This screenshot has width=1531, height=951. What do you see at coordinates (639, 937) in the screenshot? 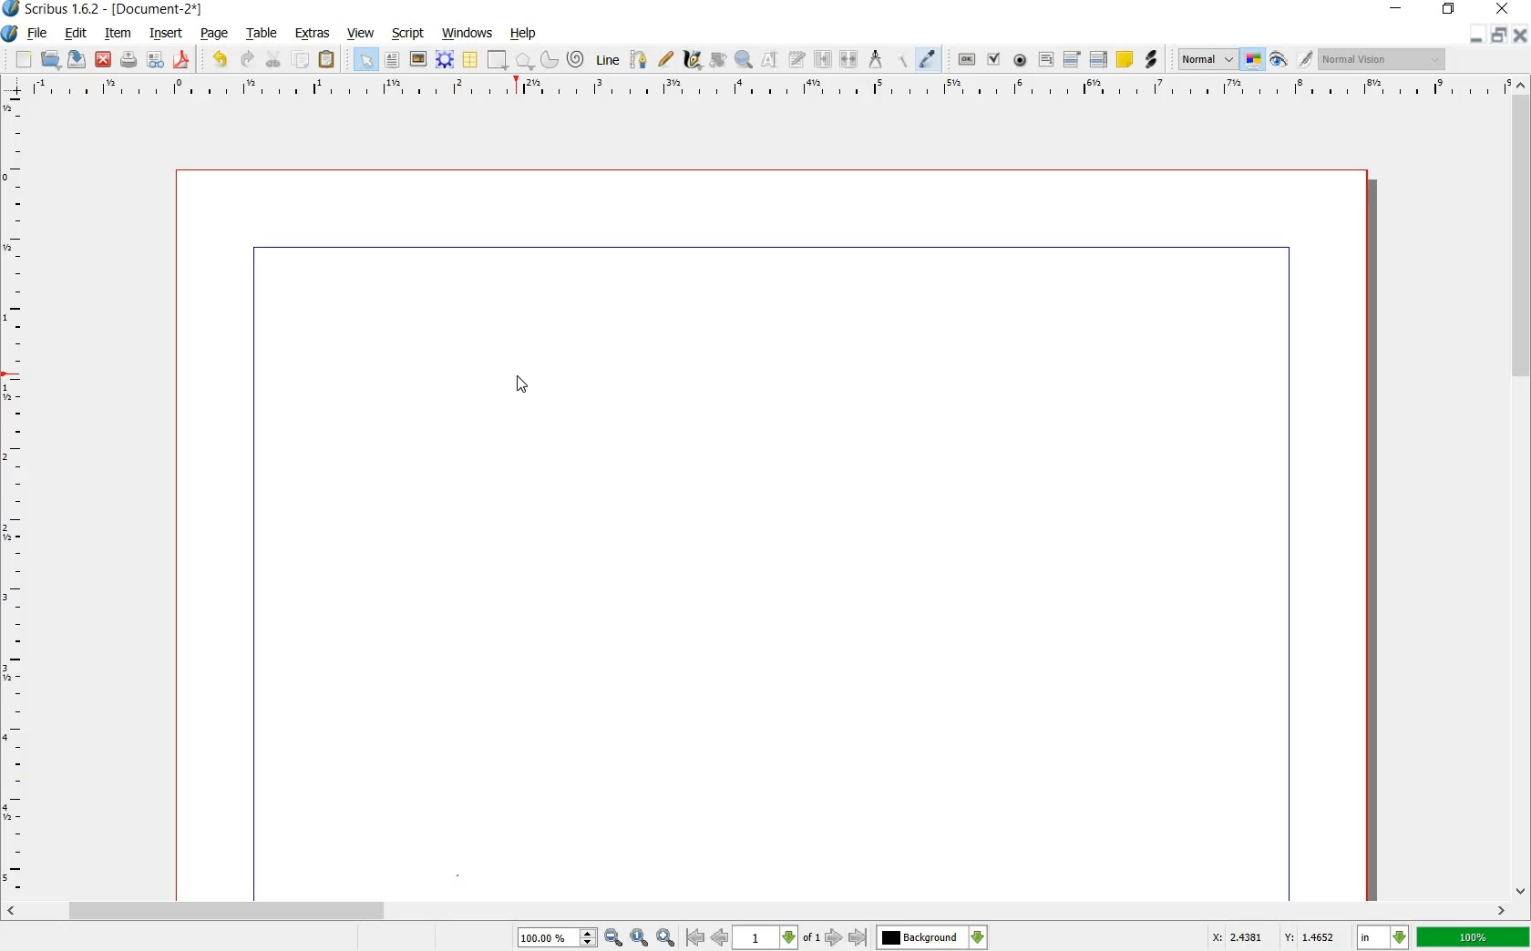
I see `zoom to` at bounding box center [639, 937].